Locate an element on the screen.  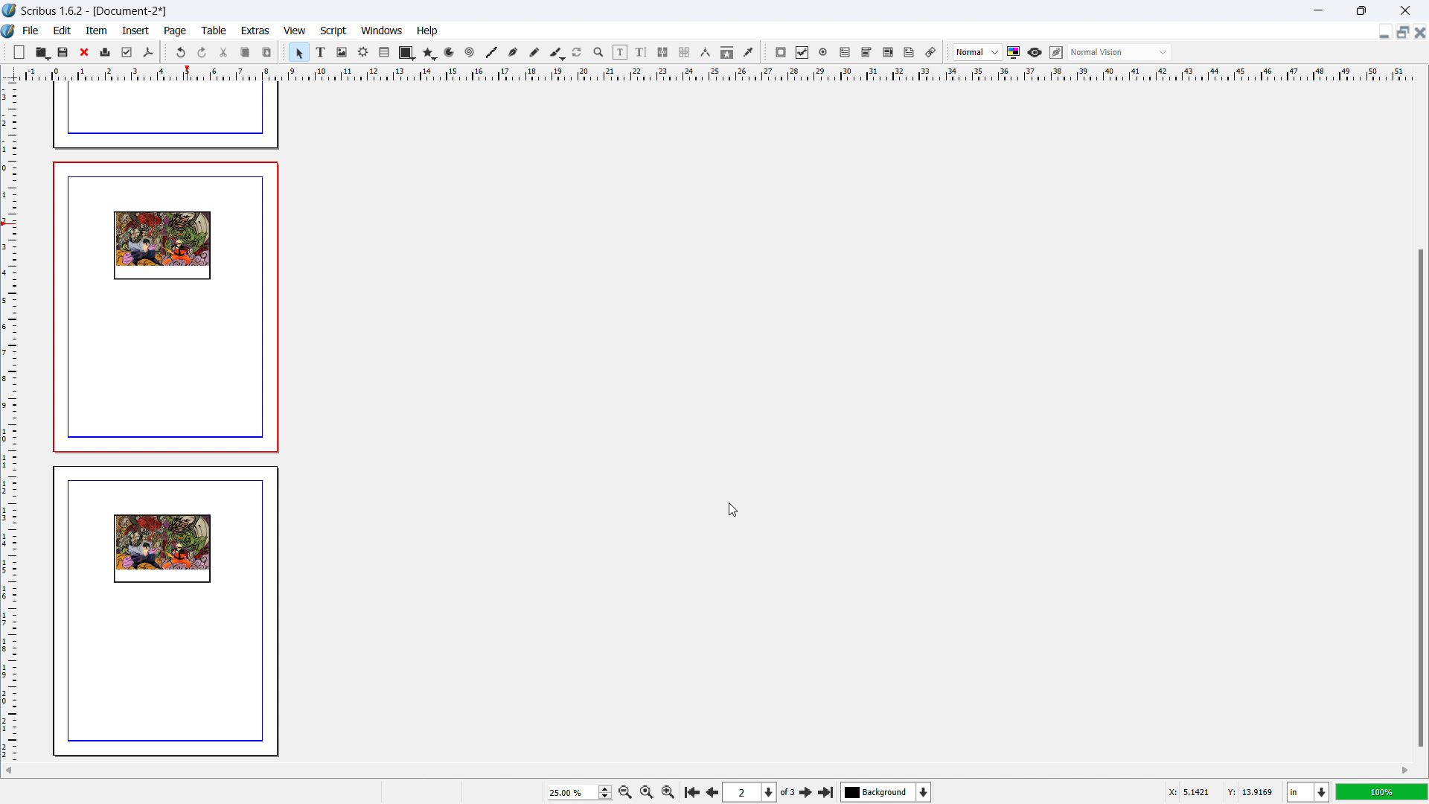
close window is located at coordinates (1404, 10).